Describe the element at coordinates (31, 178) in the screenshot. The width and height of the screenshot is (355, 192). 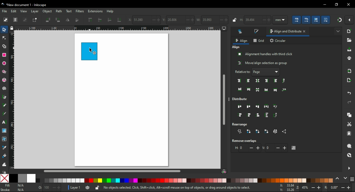
I see `white` at that location.